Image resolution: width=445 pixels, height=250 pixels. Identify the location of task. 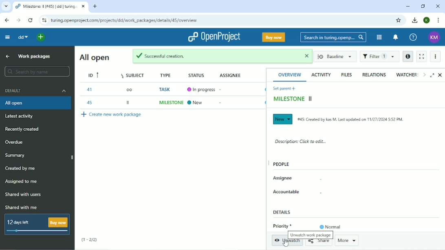
(166, 90).